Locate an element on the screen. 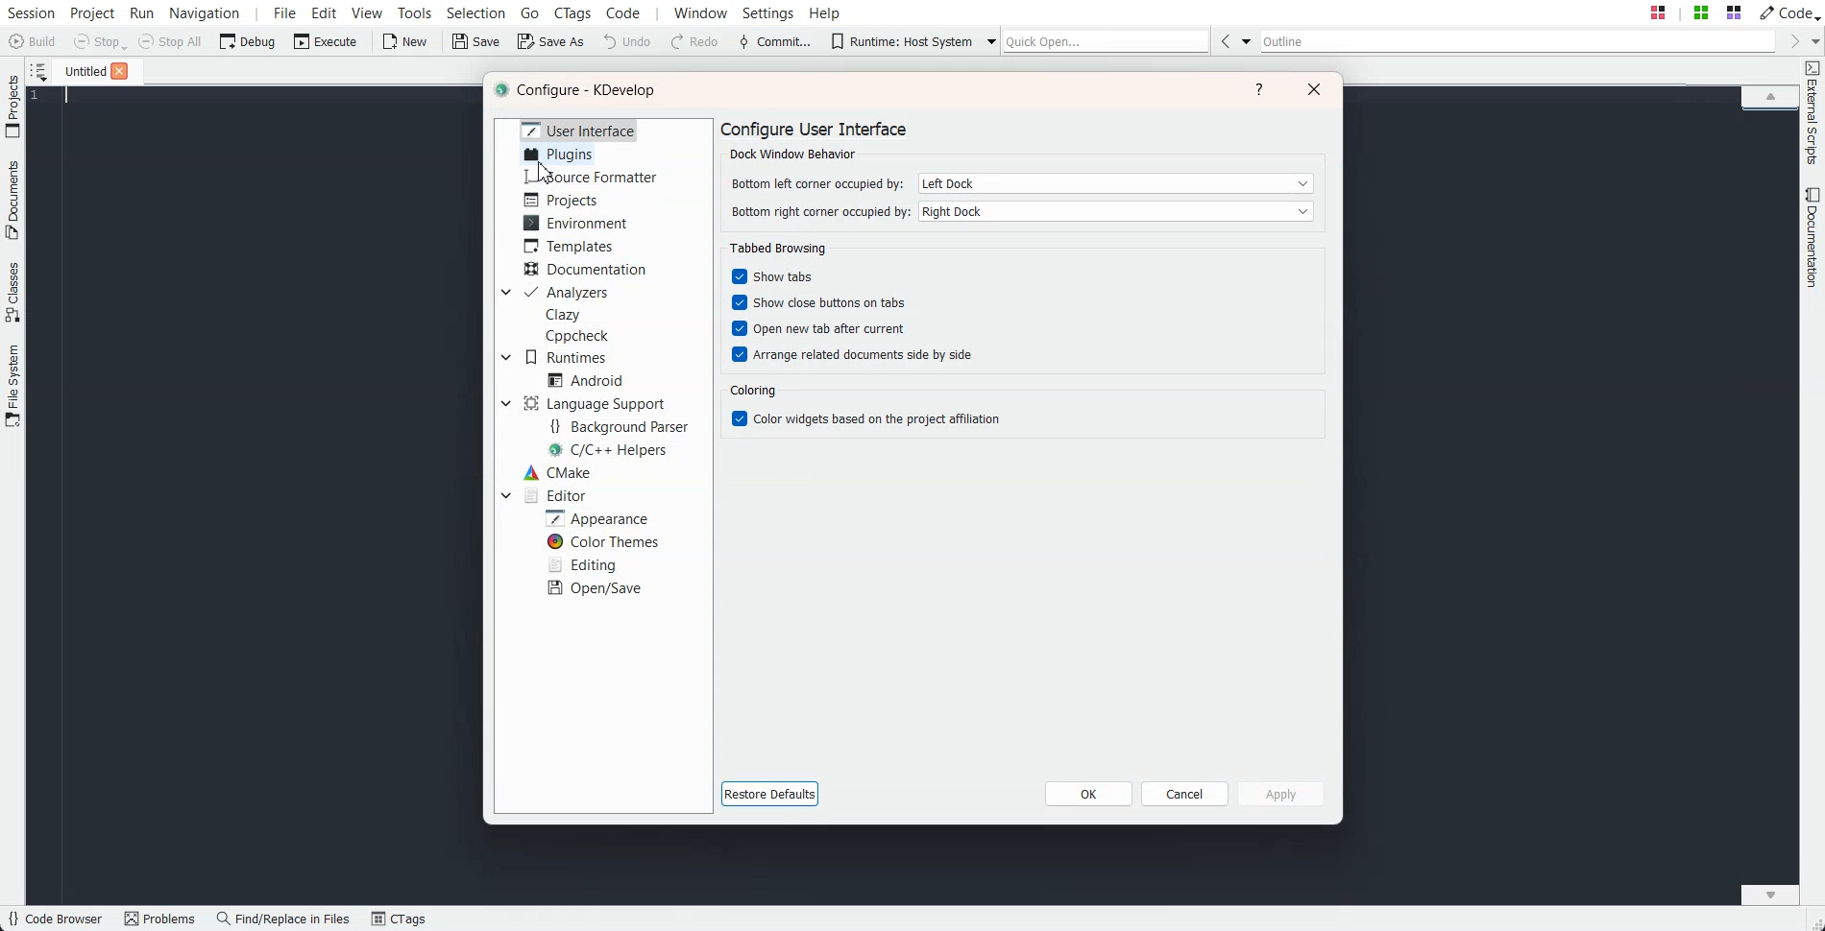 This screenshot has width=1825, height=931. Background Parser is located at coordinates (619, 425).